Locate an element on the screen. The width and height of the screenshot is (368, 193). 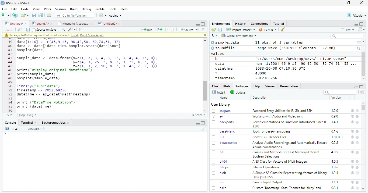
go backward is located at coordinates (7, 29).